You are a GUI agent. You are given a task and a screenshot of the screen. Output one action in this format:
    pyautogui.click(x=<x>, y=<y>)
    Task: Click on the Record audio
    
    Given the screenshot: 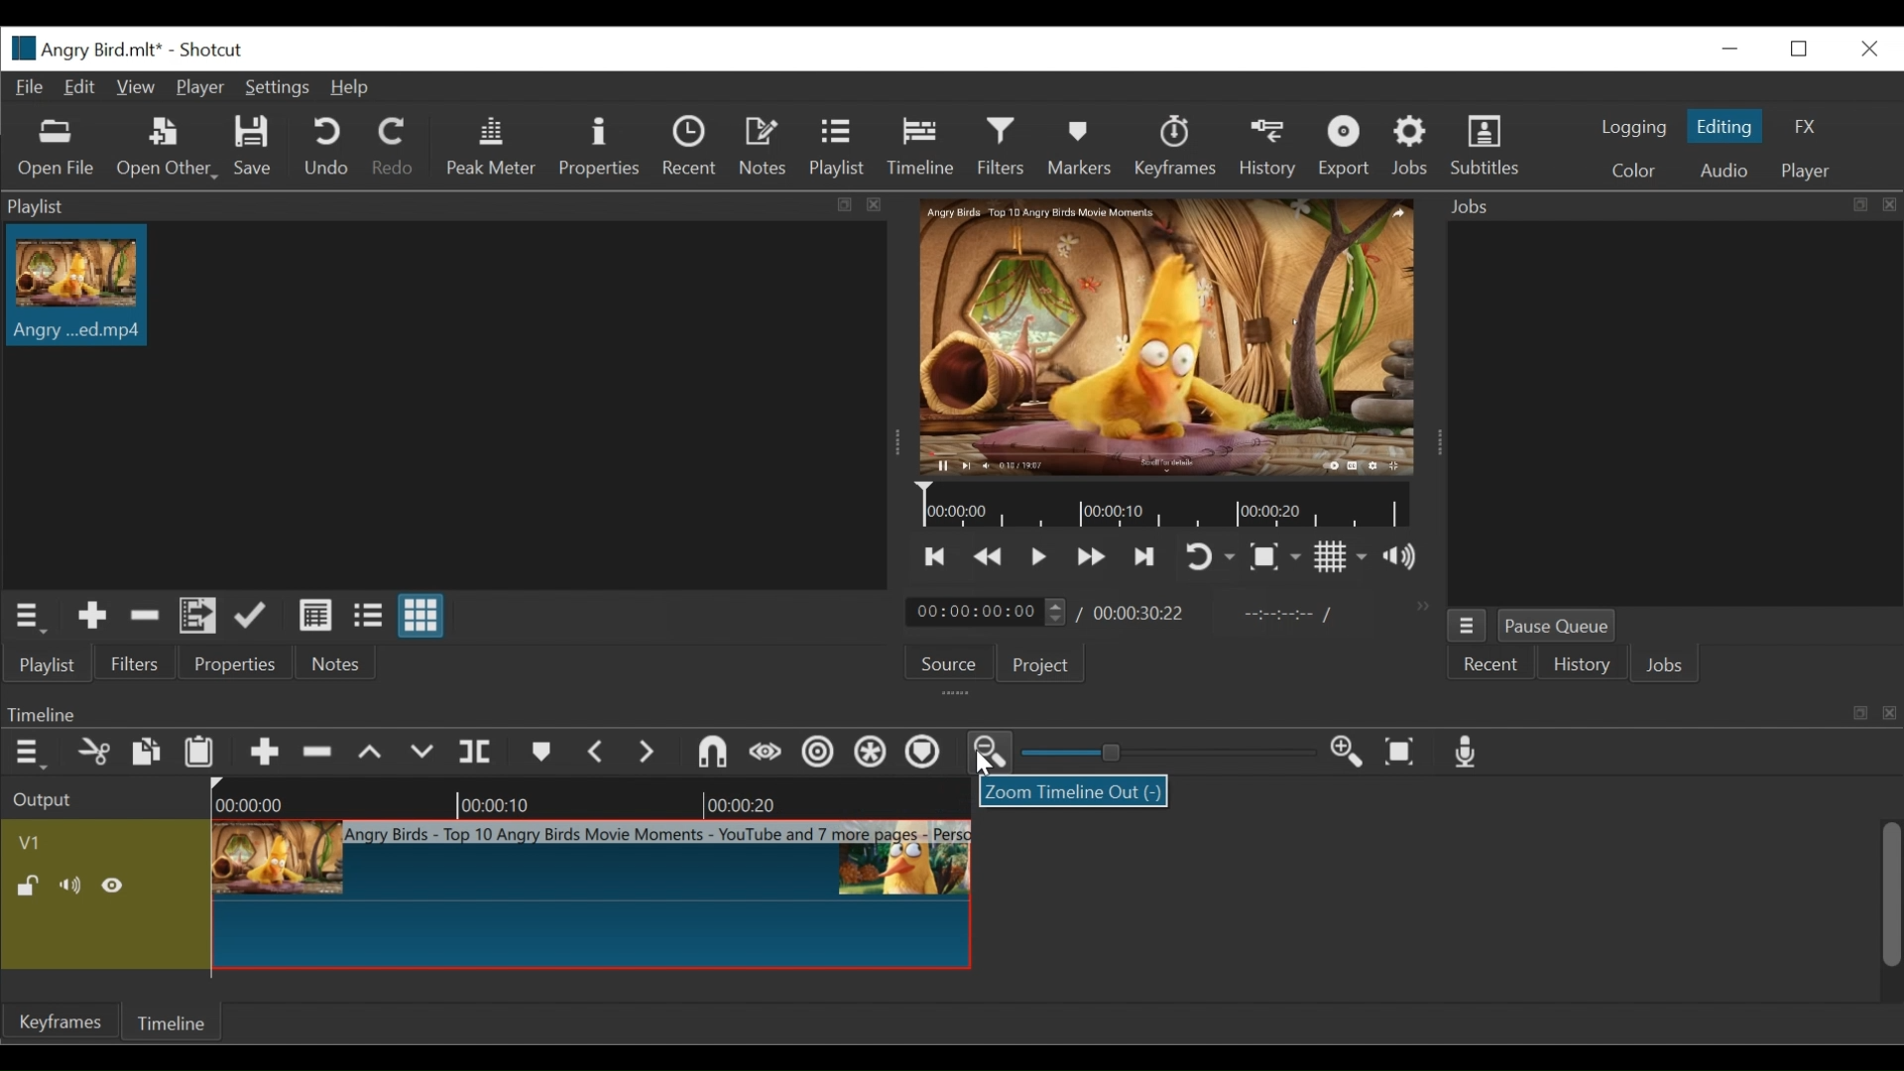 What is the action you would take?
    pyautogui.click(x=1474, y=754)
    